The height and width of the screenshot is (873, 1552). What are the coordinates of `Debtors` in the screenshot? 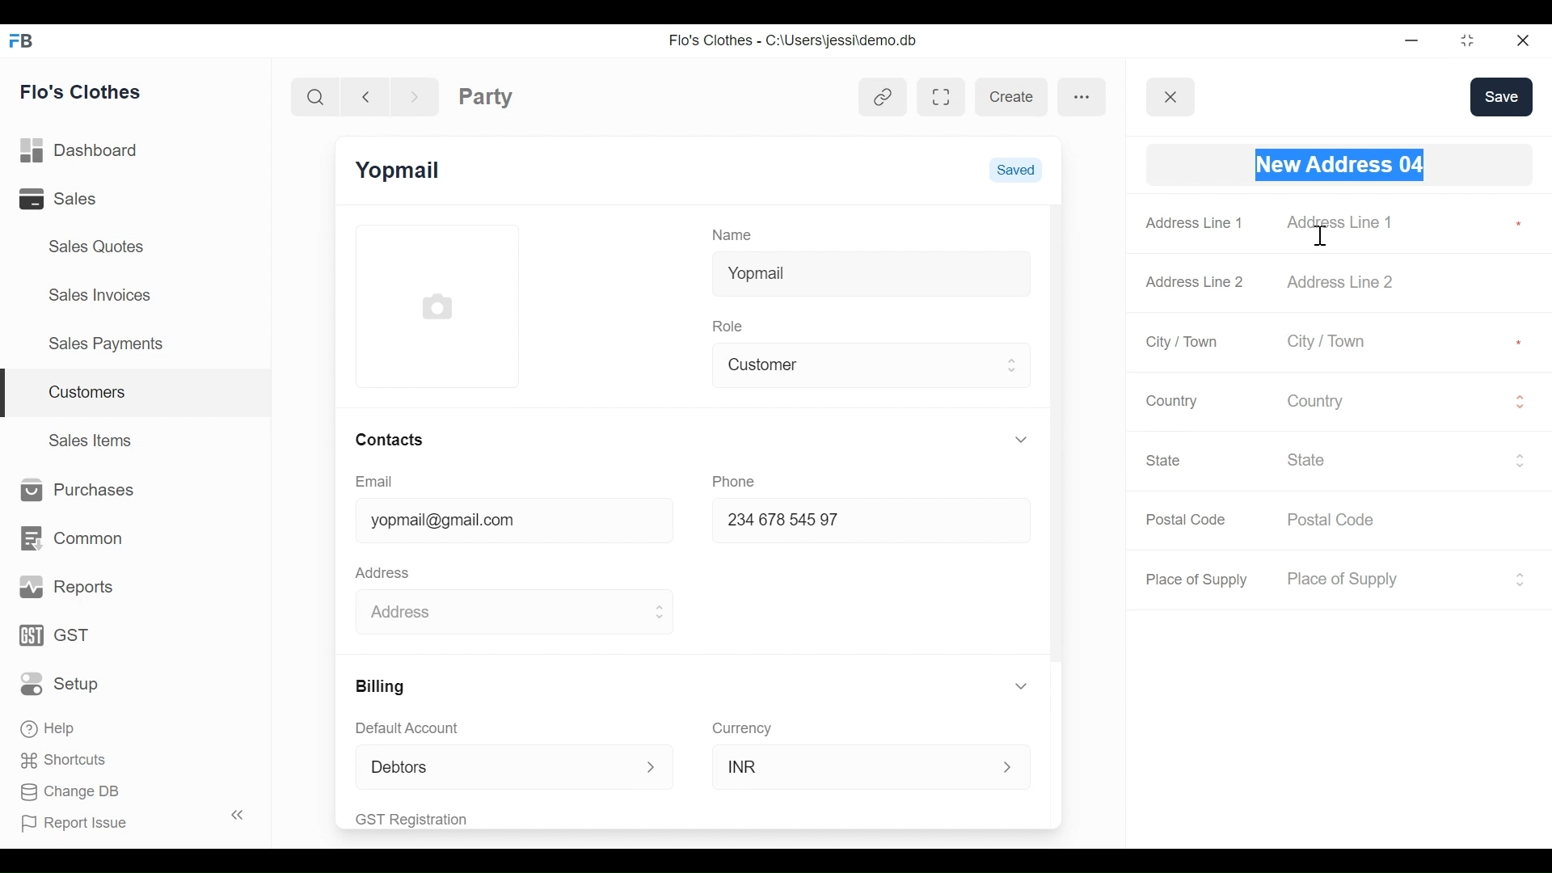 It's located at (488, 766).